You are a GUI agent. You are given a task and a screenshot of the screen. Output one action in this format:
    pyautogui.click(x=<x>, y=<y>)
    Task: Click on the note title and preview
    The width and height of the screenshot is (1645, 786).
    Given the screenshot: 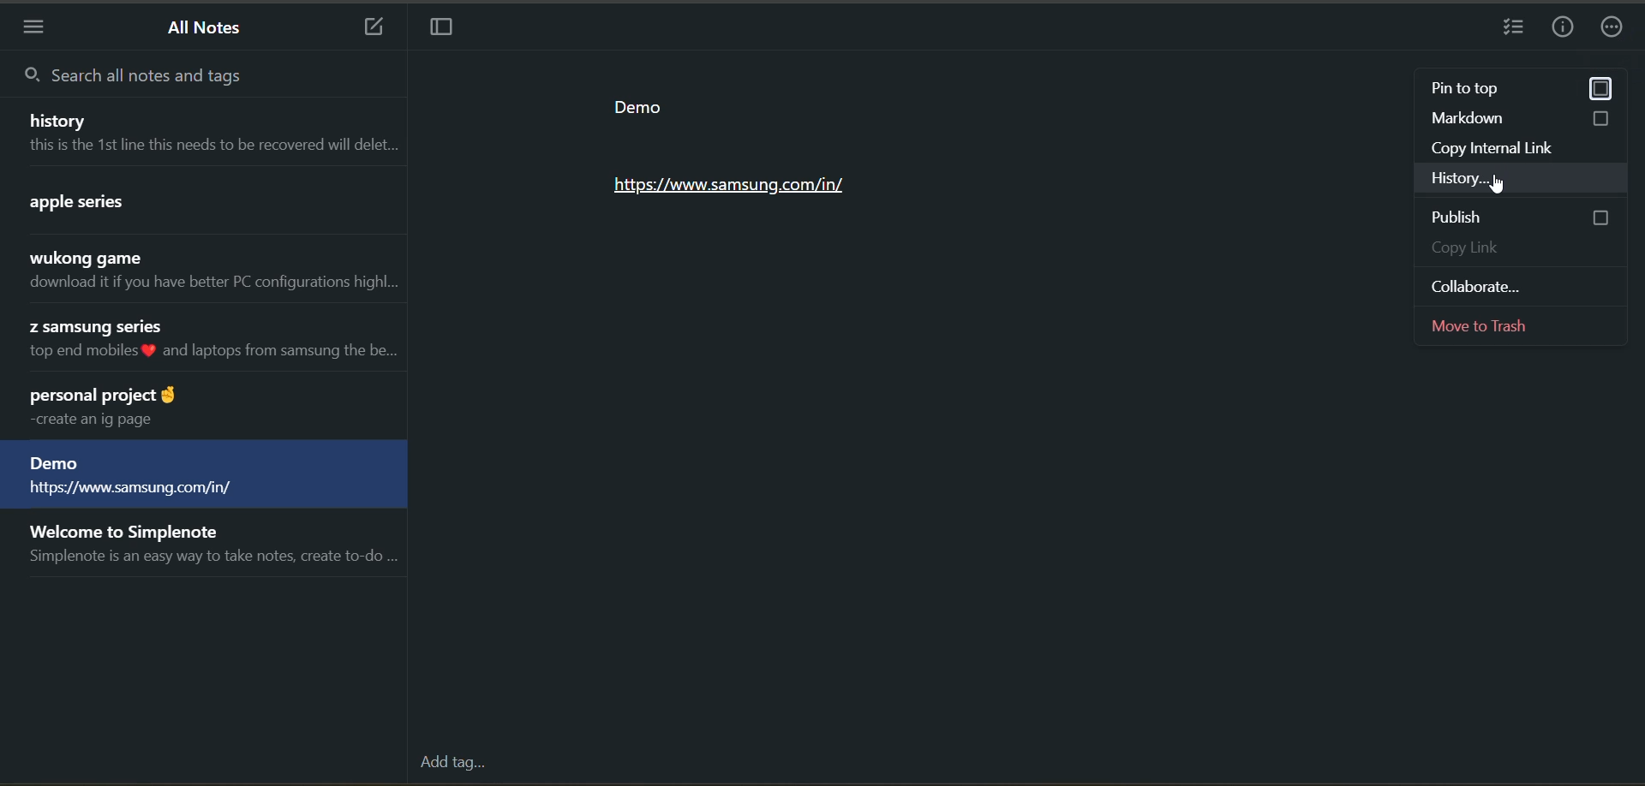 What is the action you would take?
    pyautogui.click(x=205, y=342)
    